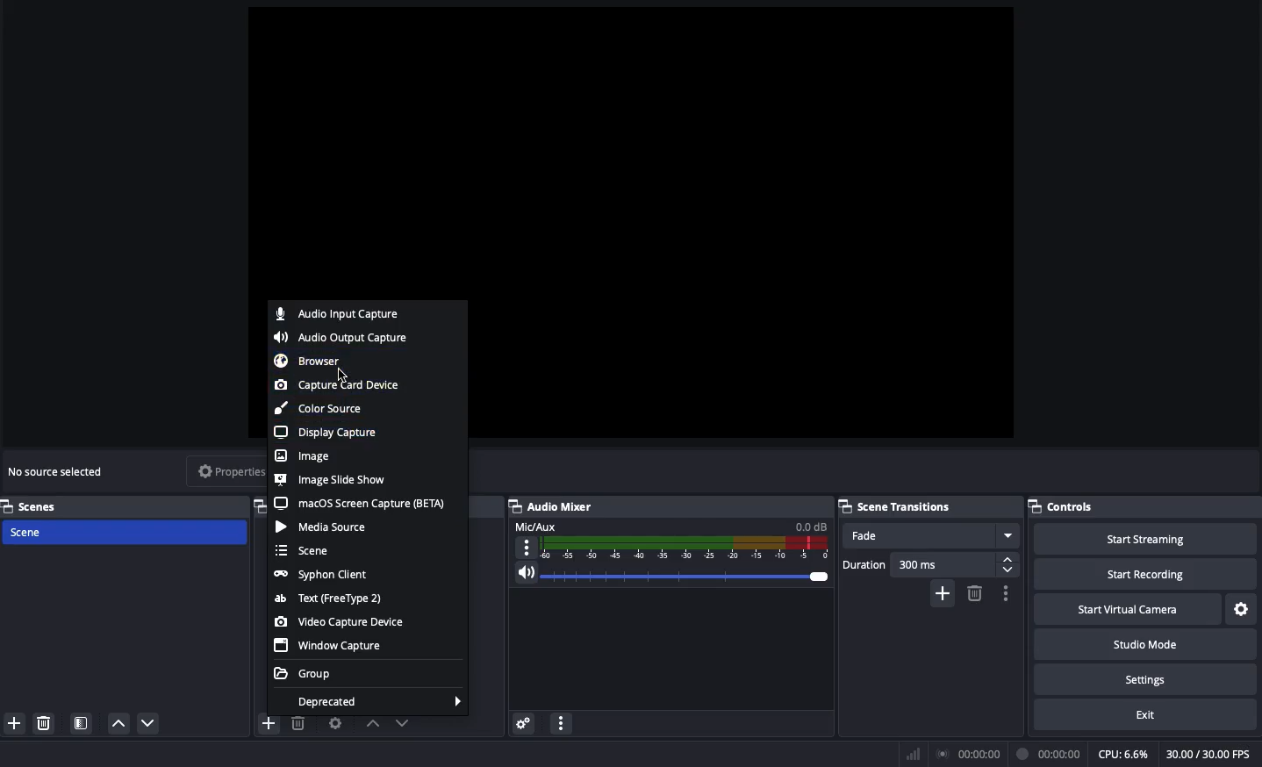  Describe the element at coordinates (47, 725) in the screenshot. I see `delete` at that location.